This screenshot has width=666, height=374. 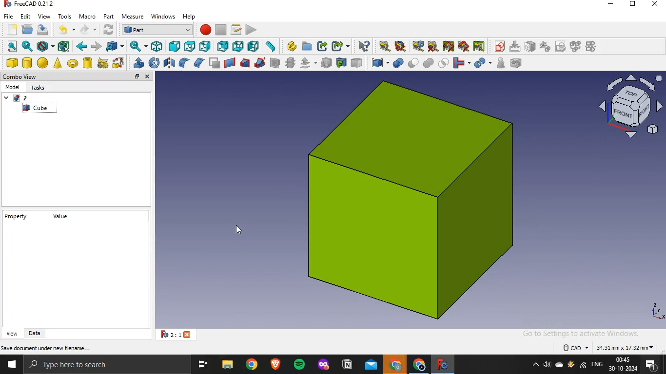 I want to click on task view, so click(x=205, y=365).